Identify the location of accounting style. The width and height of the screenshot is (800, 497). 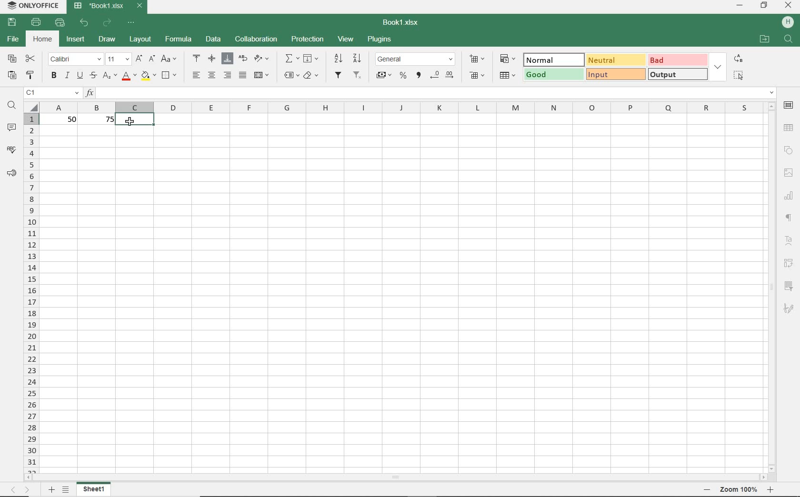
(384, 75).